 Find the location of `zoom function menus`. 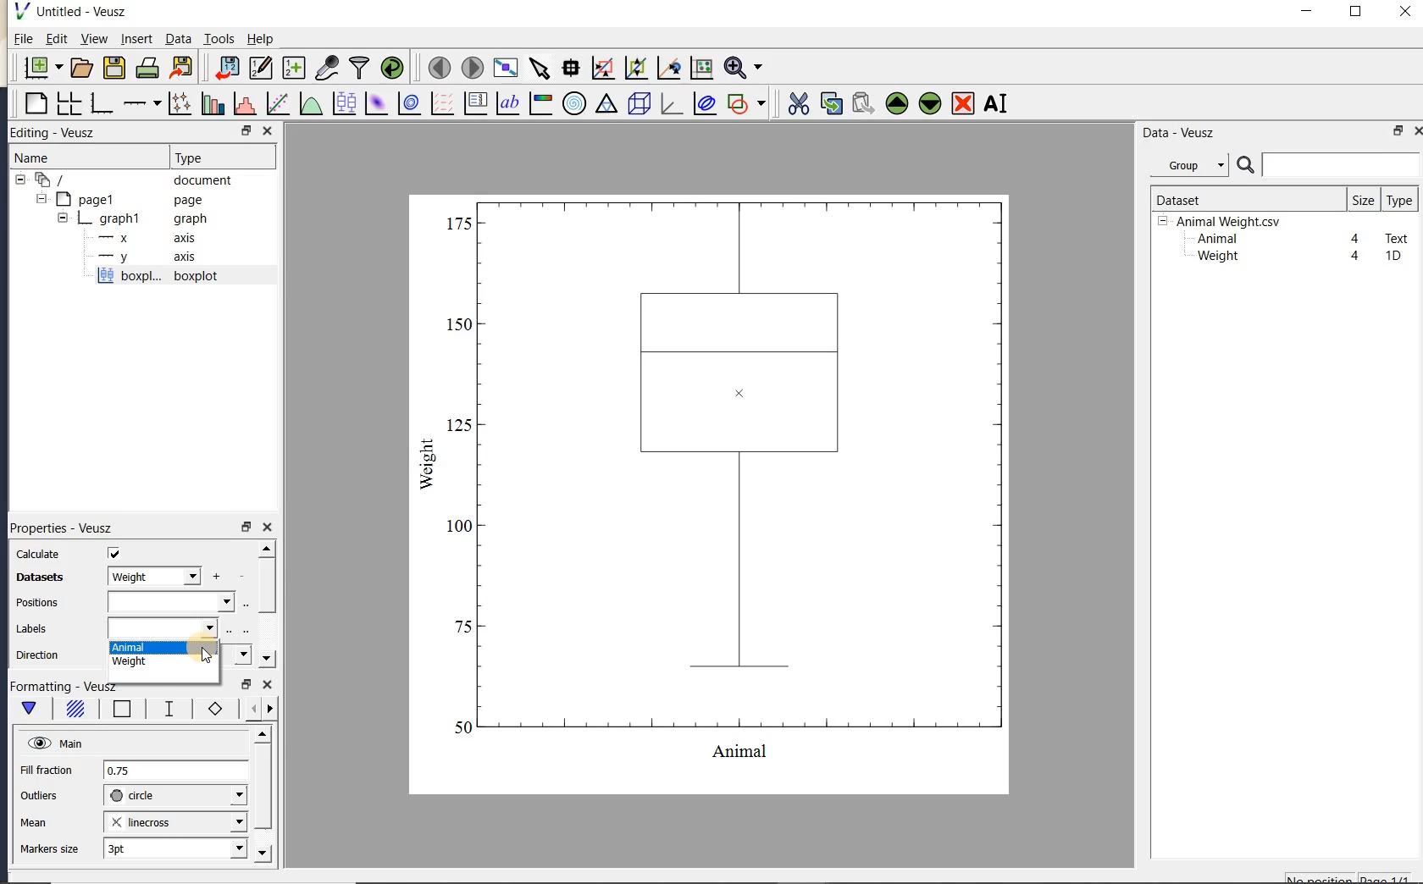

zoom function menus is located at coordinates (743, 68).